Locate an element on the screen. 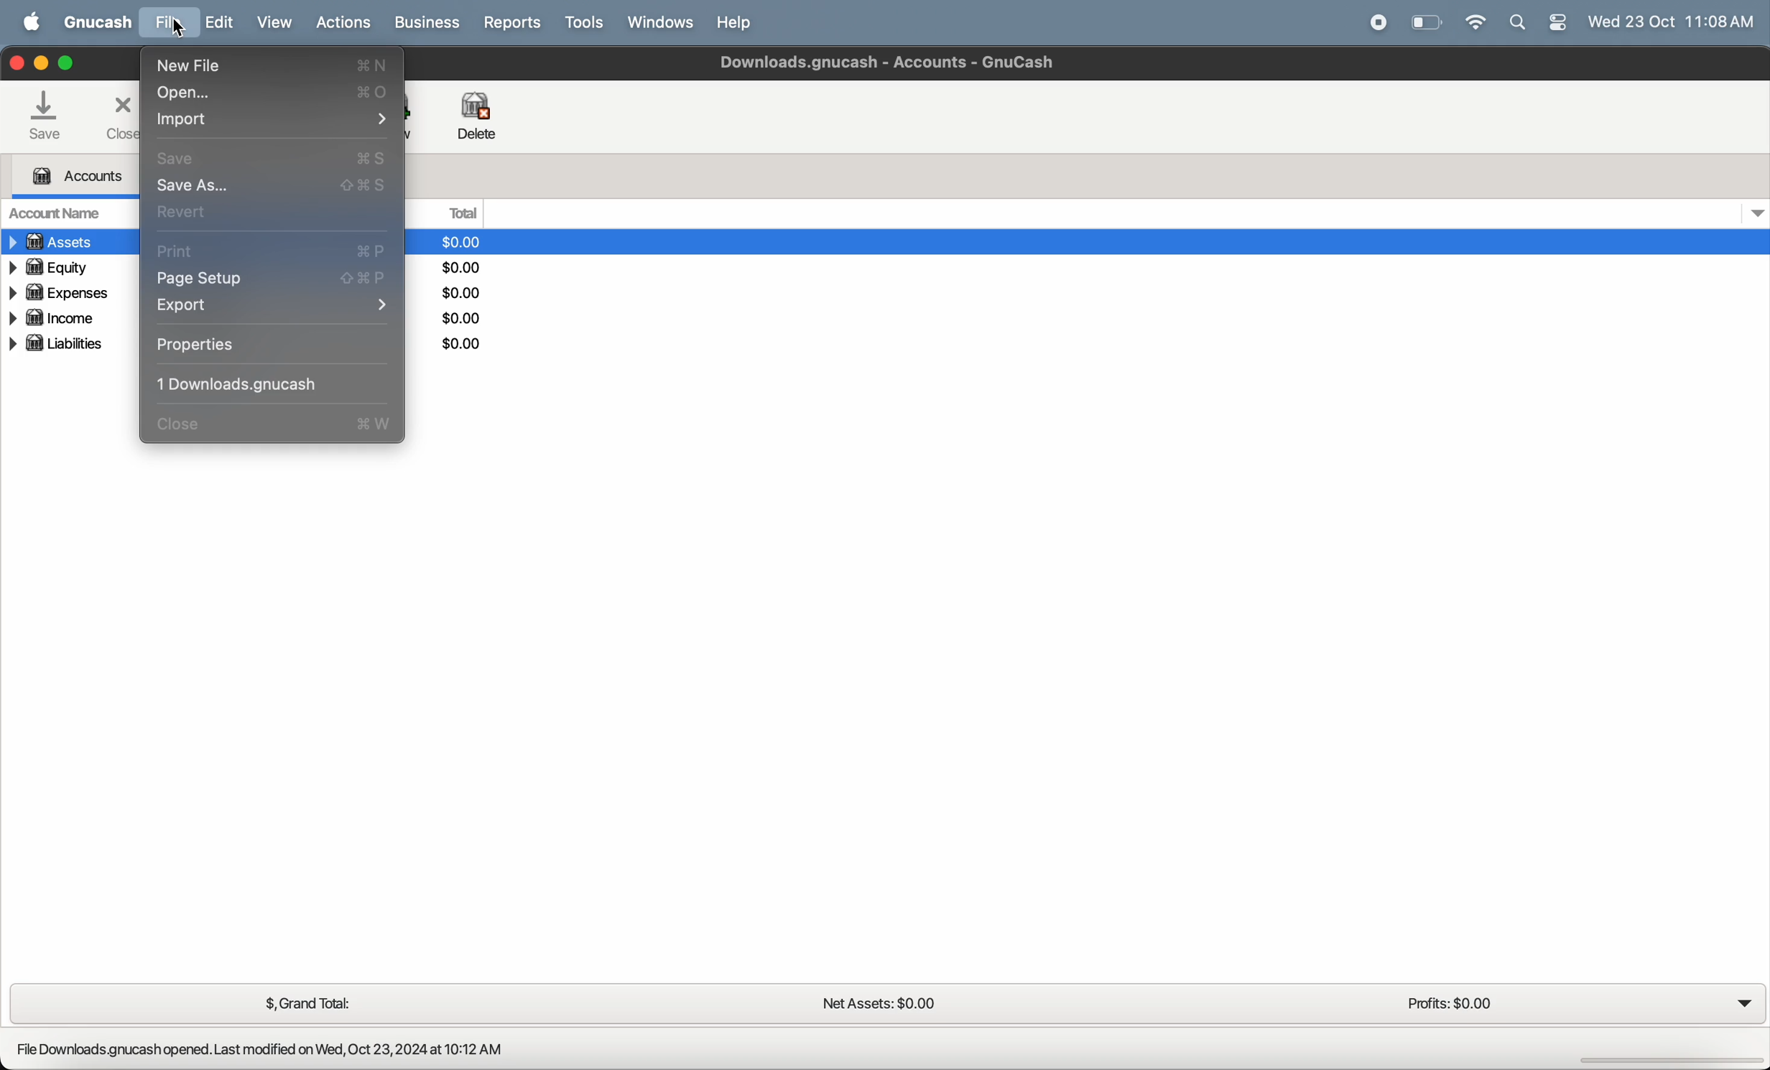 Image resolution: width=1770 pixels, height=1070 pixels. grand total is located at coordinates (321, 1004).